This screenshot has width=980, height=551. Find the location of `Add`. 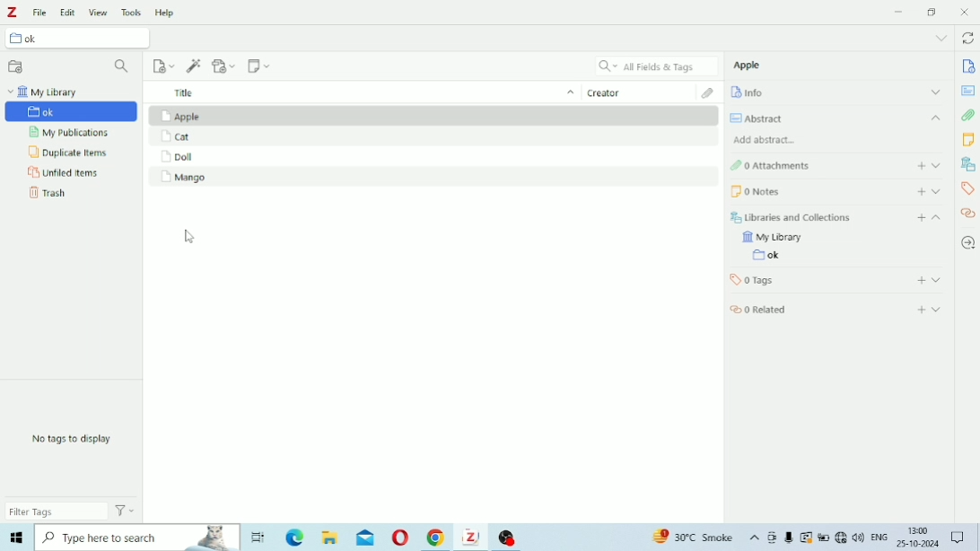

Add is located at coordinates (922, 280).